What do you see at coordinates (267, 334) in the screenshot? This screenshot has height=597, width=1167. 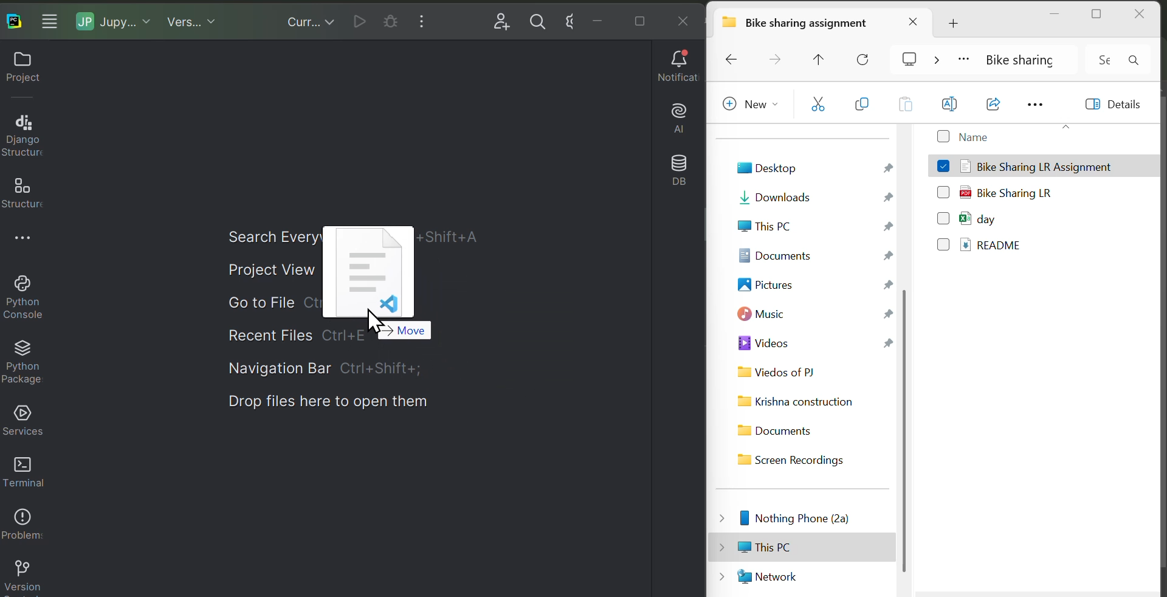 I see `Recent file` at bounding box center [267, 334].